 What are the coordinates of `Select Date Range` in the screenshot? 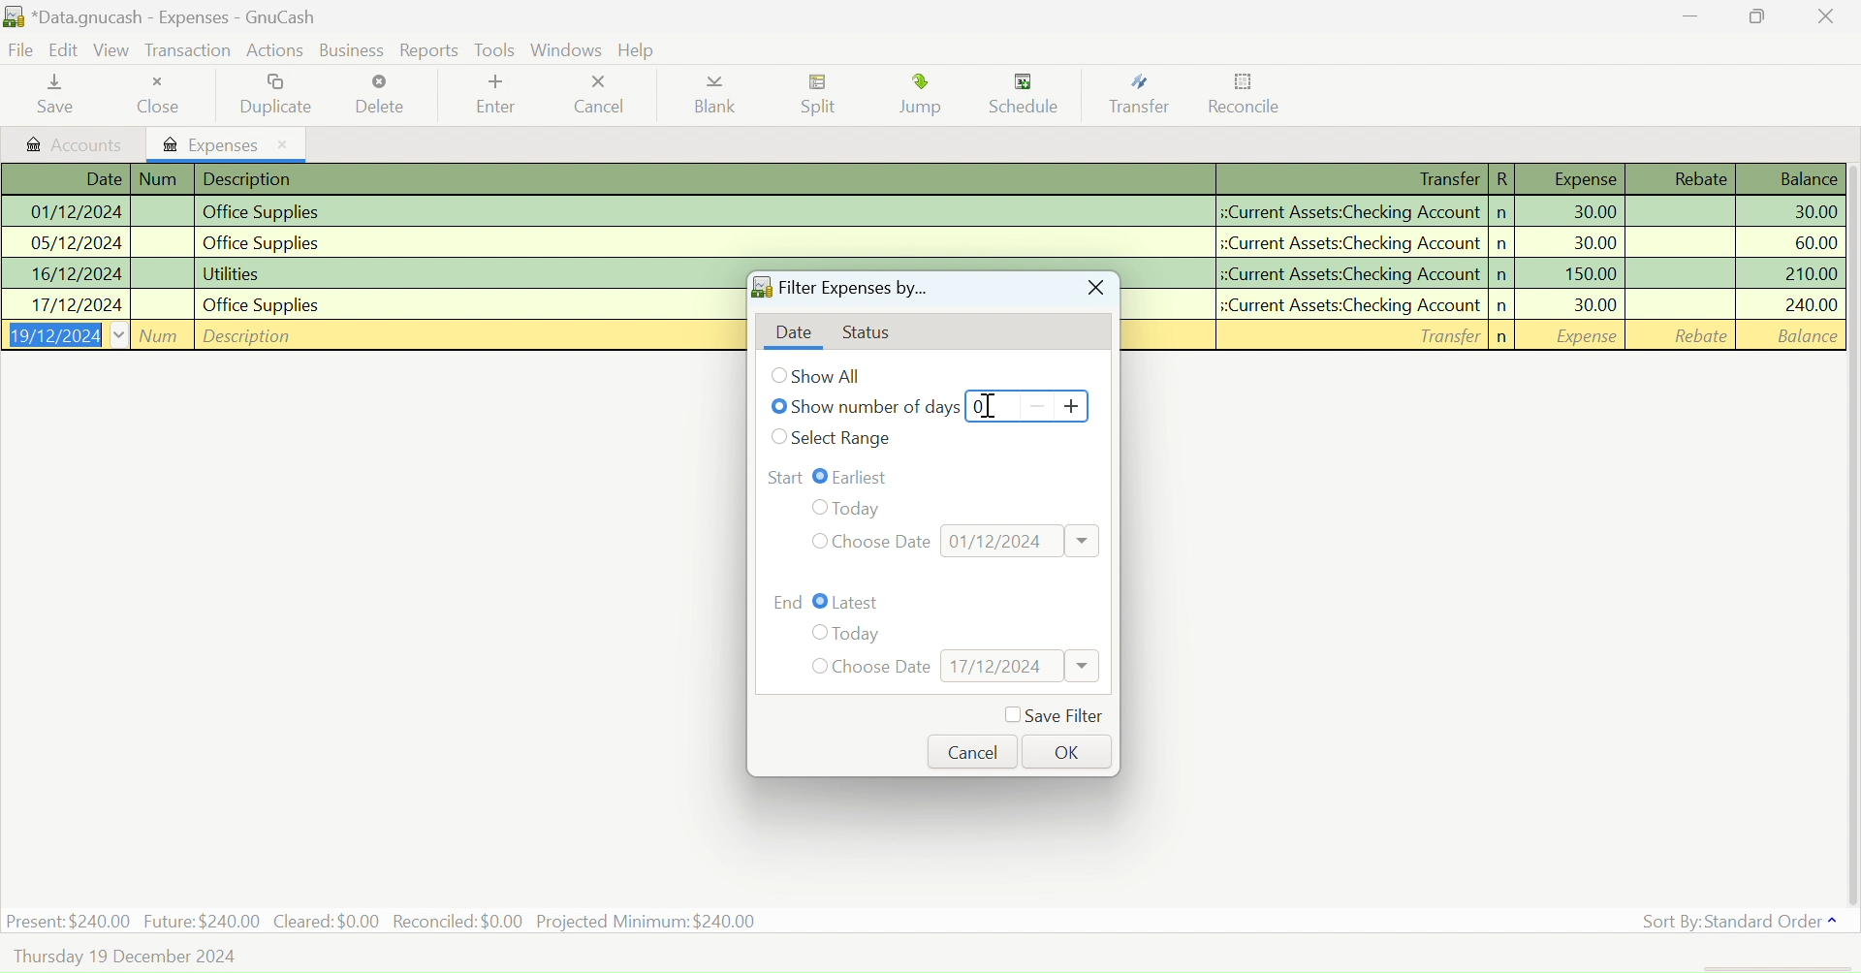 It's located at (845, 439).